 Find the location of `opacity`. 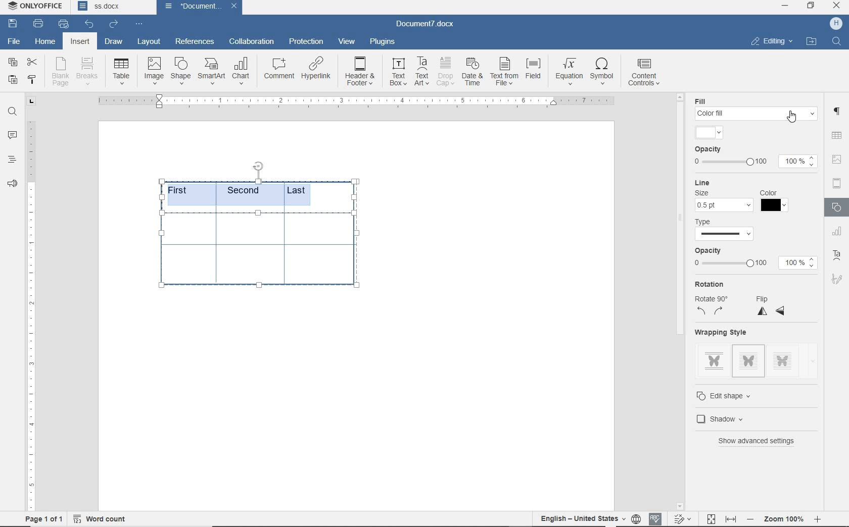

opacity is located at coordinates (712, 149).